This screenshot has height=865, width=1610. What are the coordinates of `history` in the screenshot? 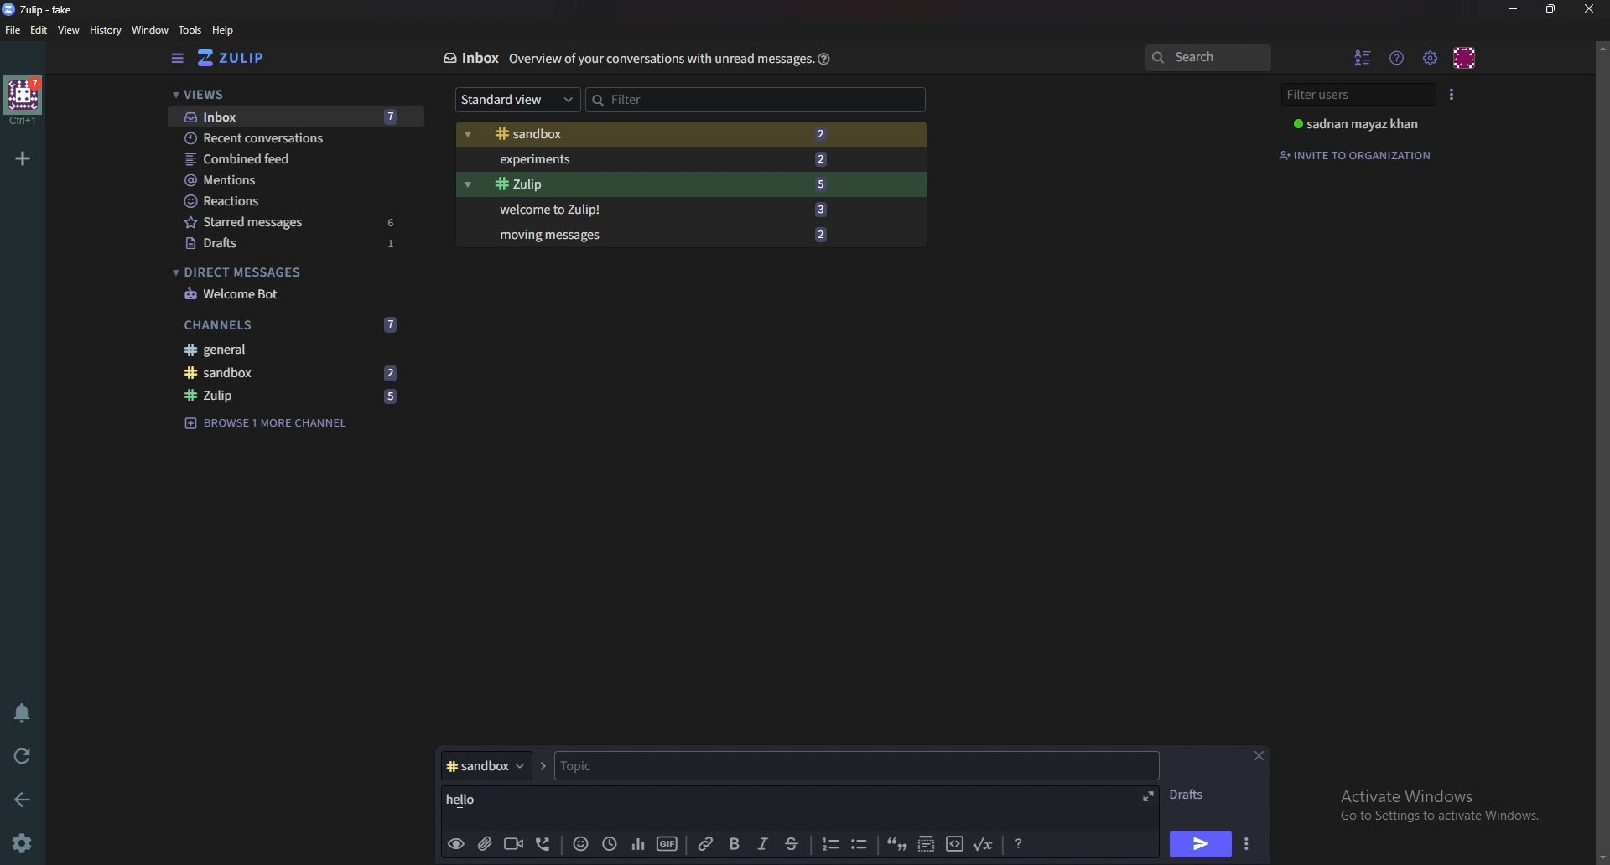 It's located at (104, 30).